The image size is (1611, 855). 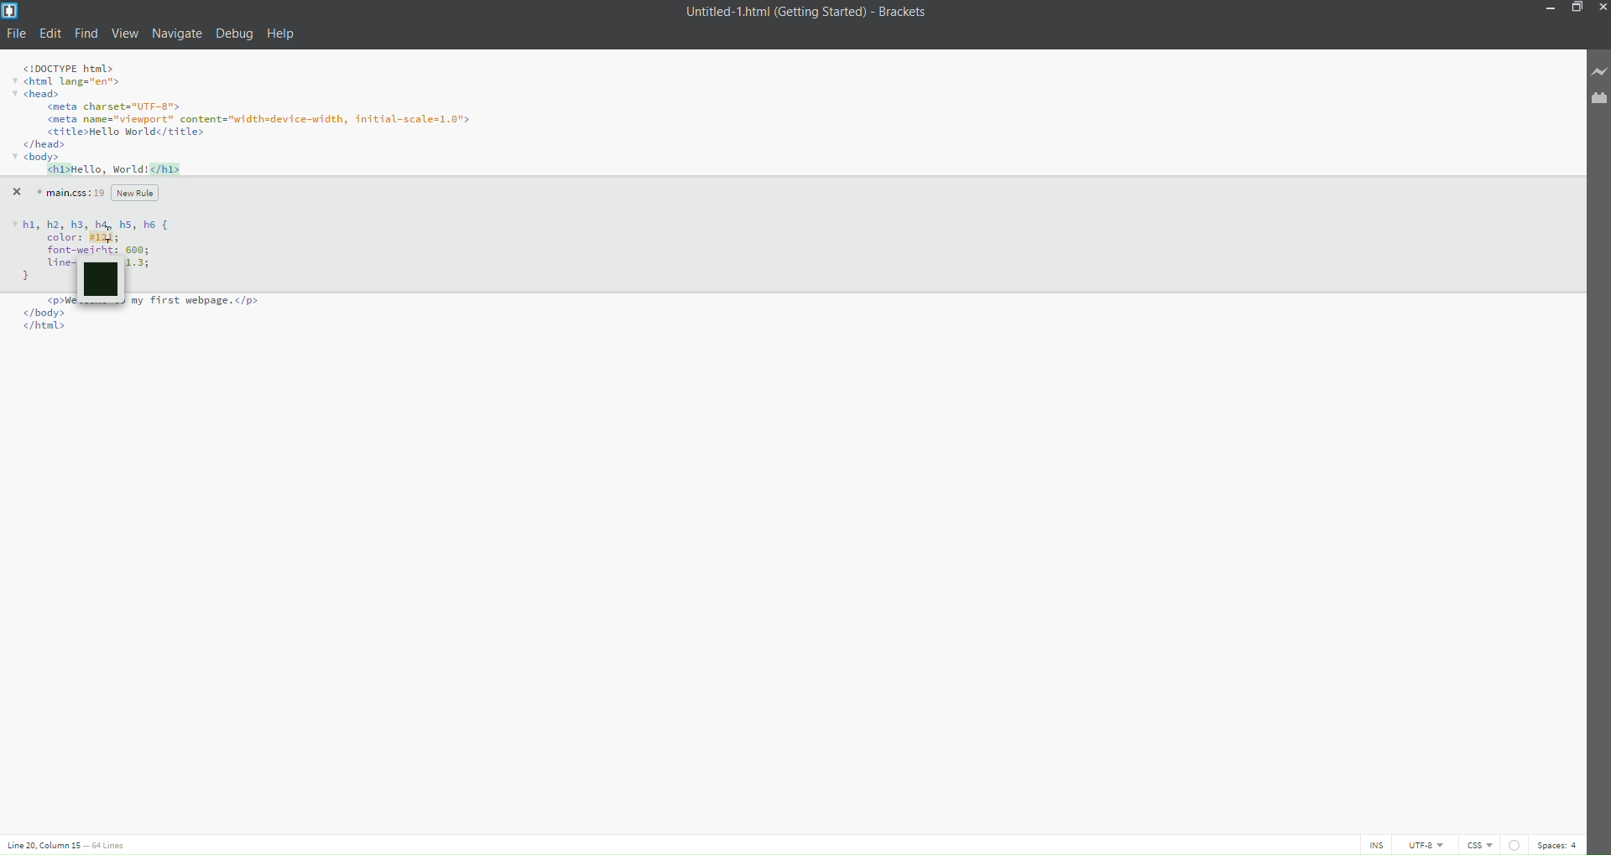 I want to click on file type, so click(x=1476, y=845).